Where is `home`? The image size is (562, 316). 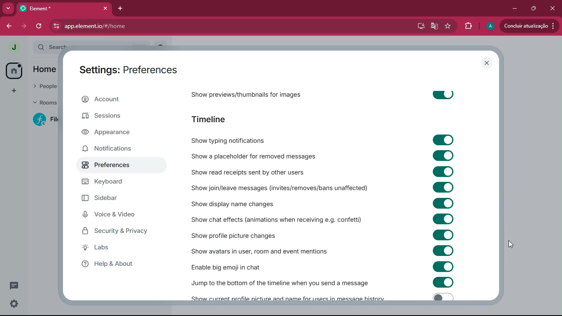
home is located at coordinates (44, 71).